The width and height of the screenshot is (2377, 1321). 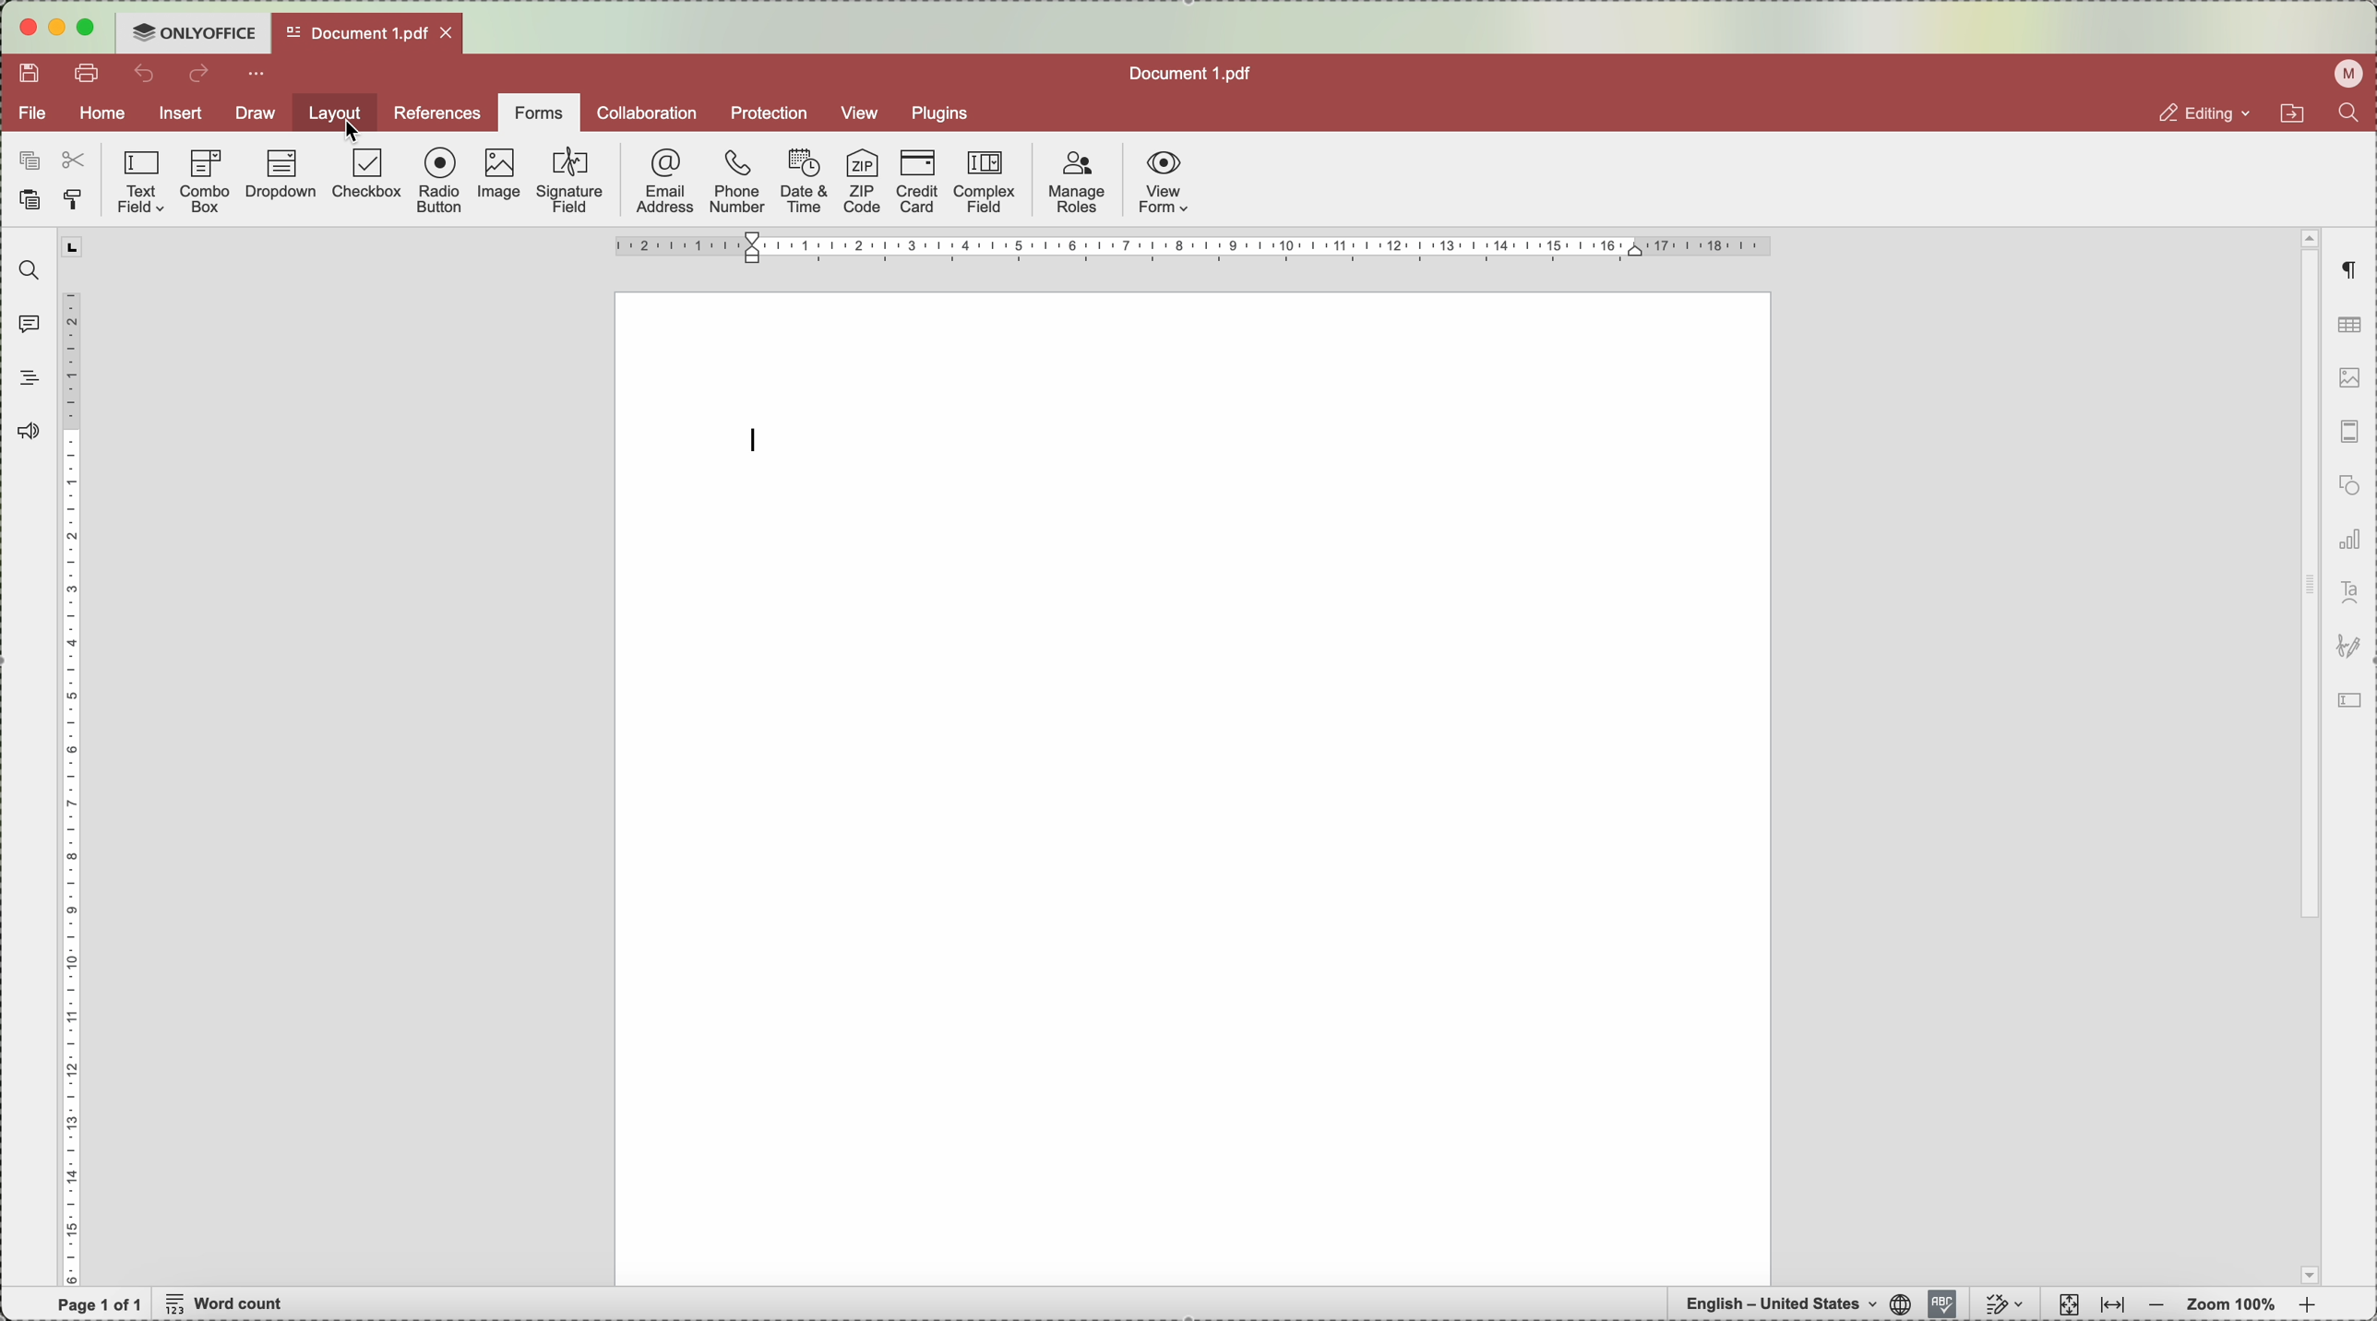 I want to click on image, so click(x=496, y=174).